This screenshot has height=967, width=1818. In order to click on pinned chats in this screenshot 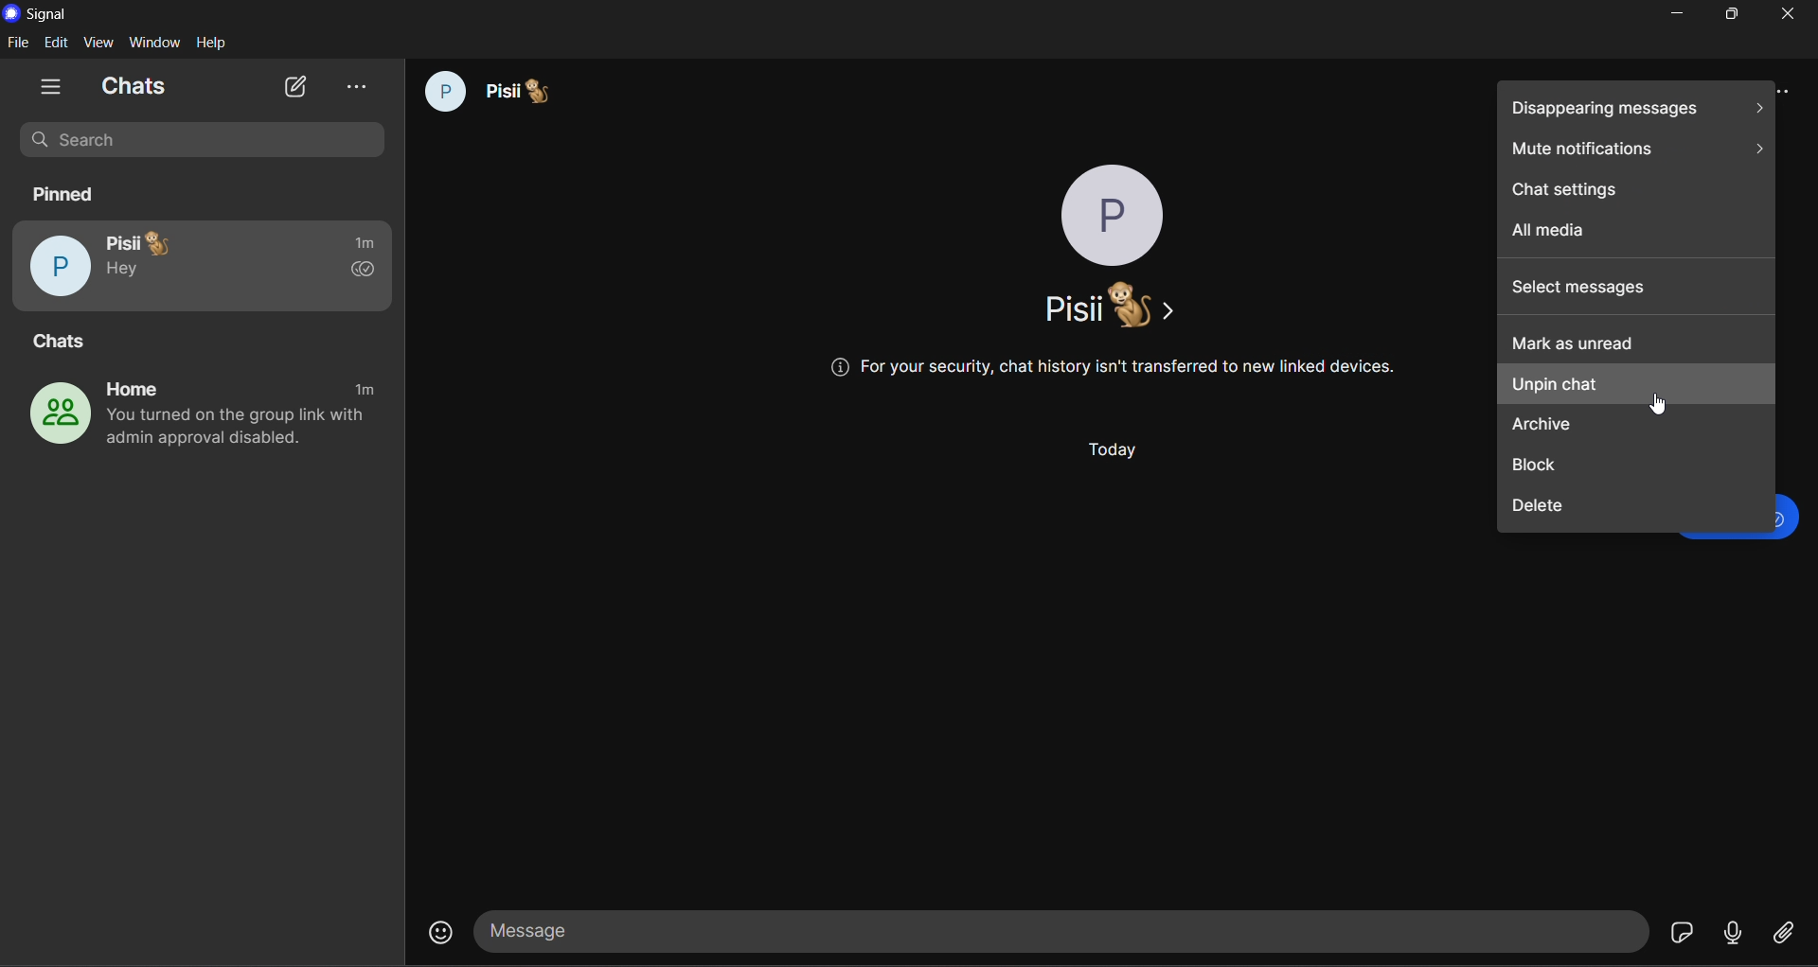, I will do `click(63, 194)`.